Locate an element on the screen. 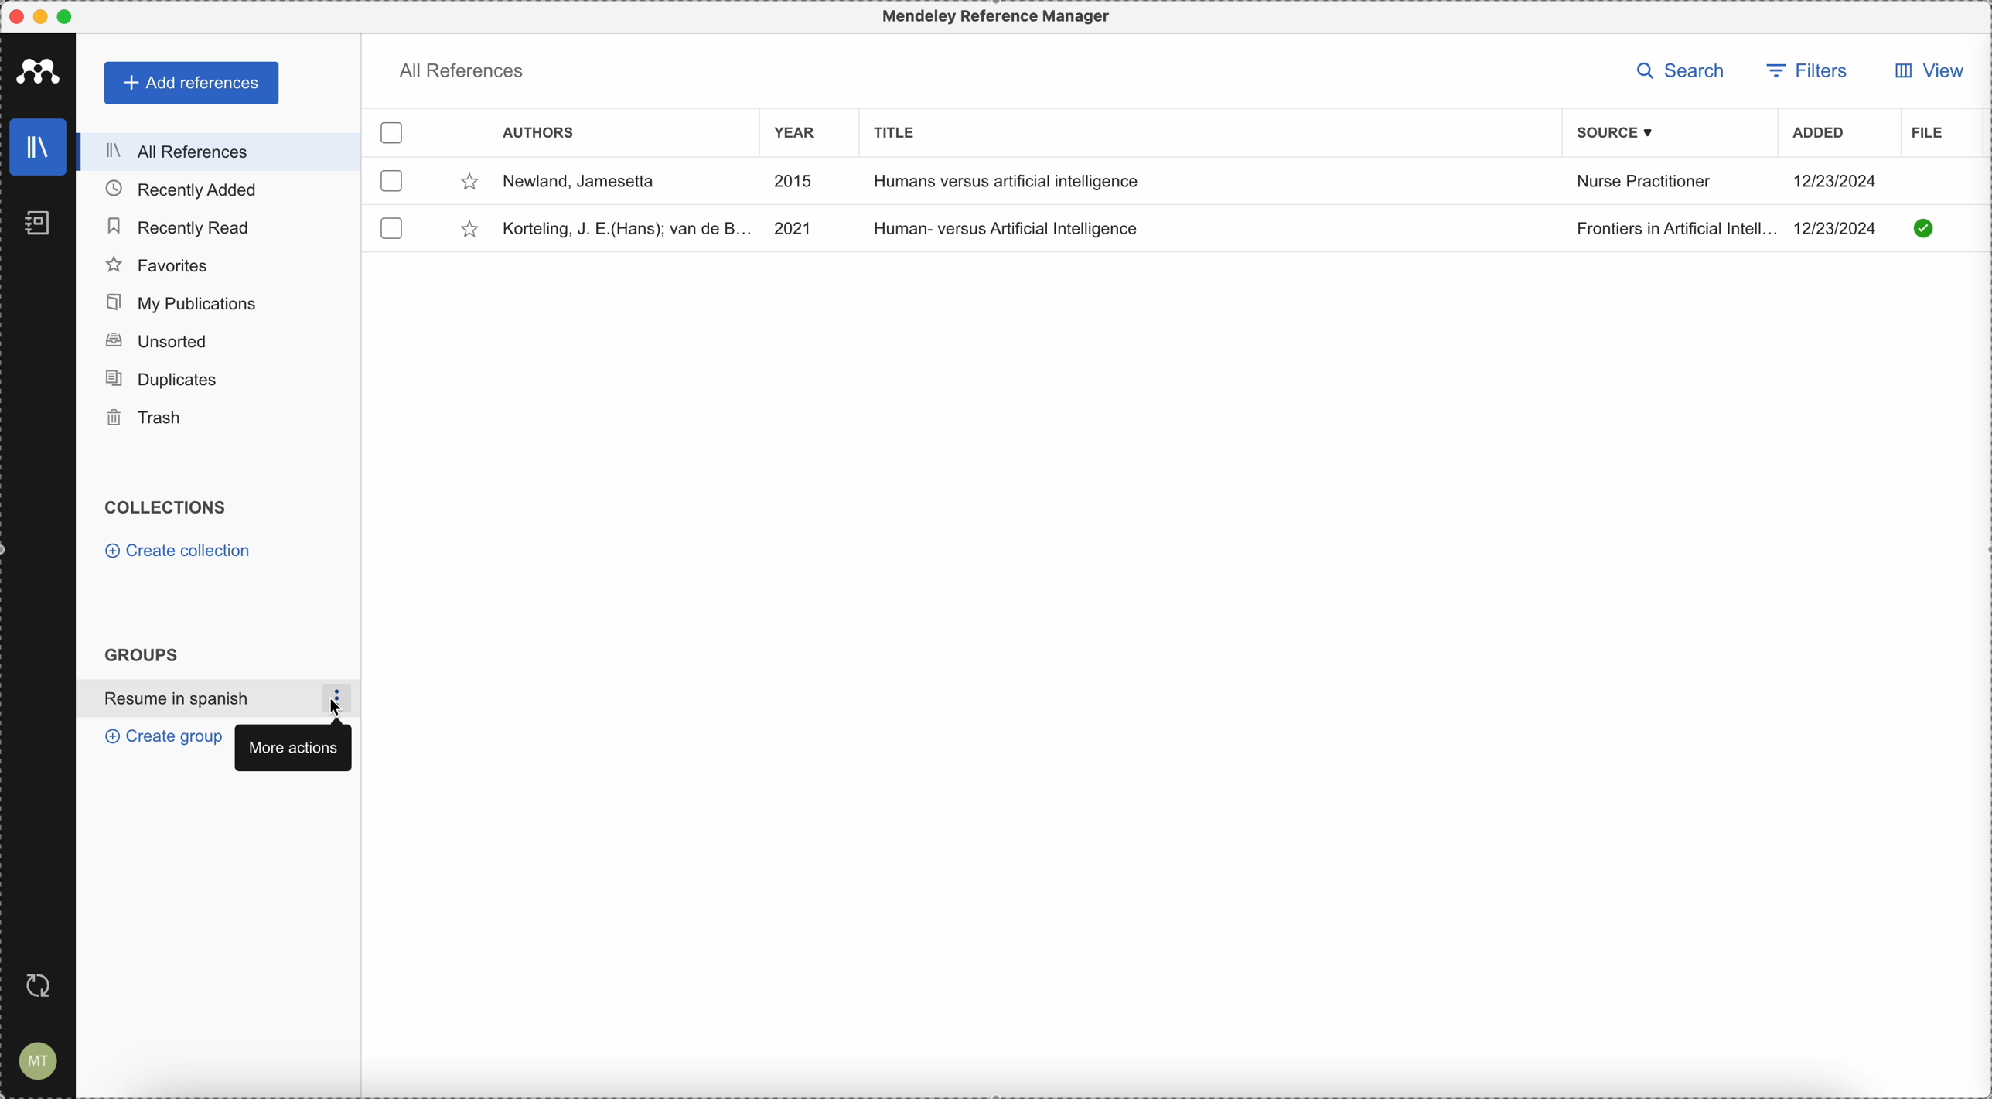 This screenshot has width=1992, height=1099. cursor is located at coordinates (340, 709).